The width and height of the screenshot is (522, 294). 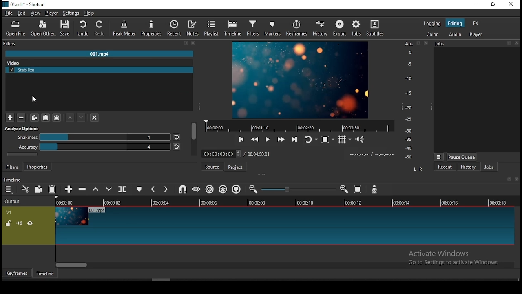 I want to click on Playlist, so click(x=210, y=29).